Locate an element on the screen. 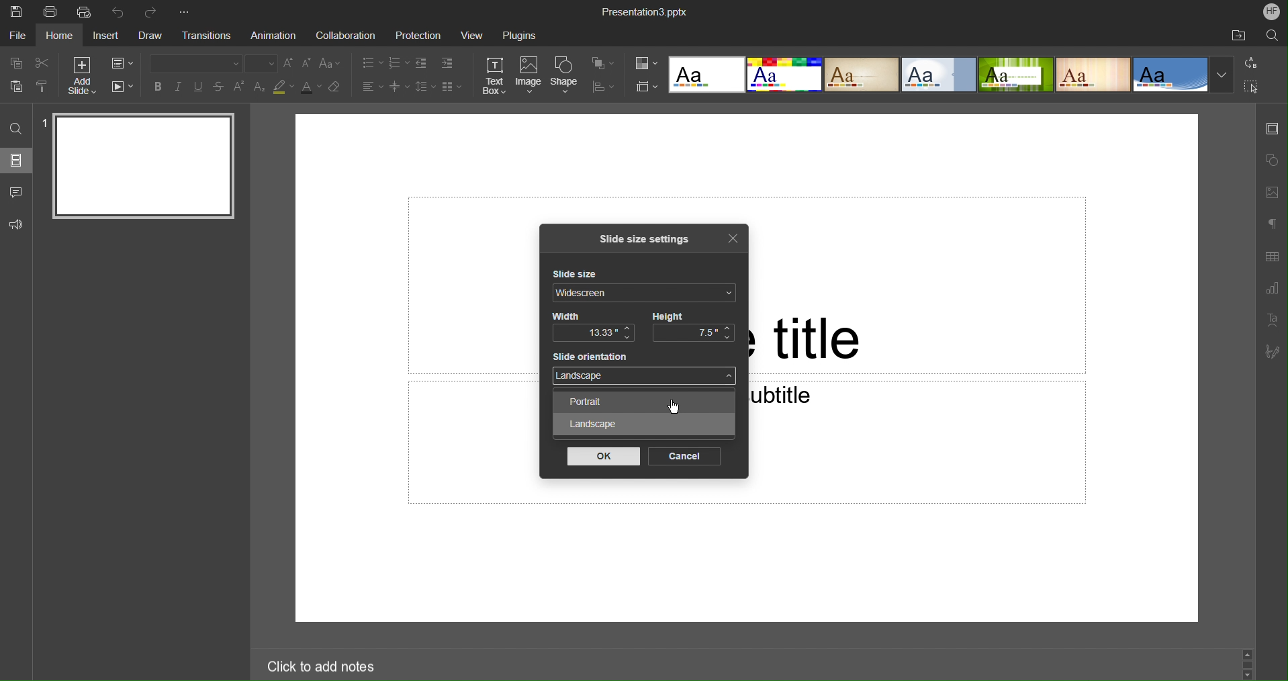 This screenshot has width=1288, height=681. Undo is located at coordinates (120, 11).